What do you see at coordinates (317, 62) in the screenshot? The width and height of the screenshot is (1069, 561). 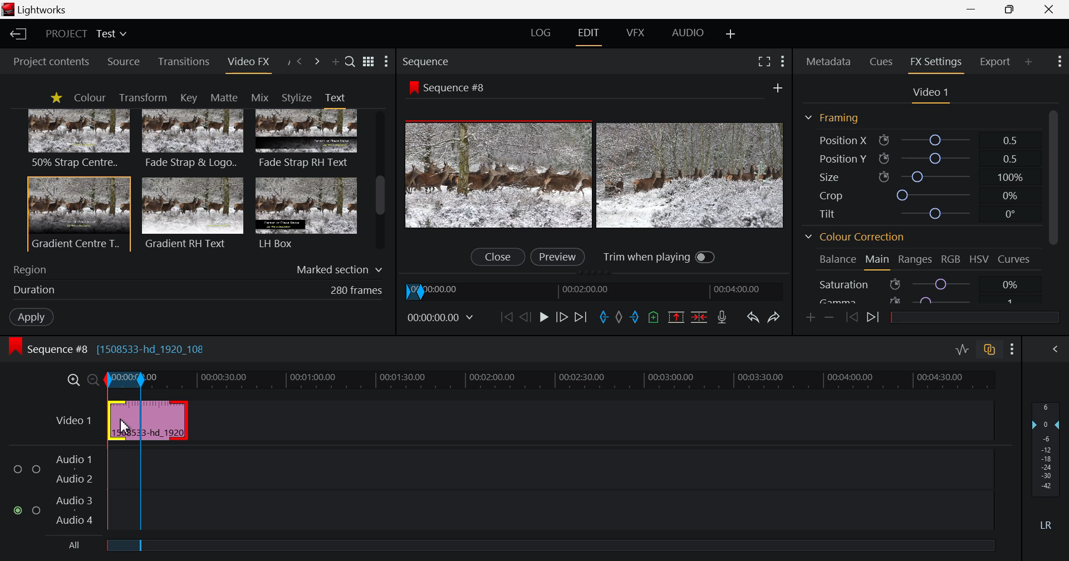 I see `Next Panel` at bounding box center [317, 62].